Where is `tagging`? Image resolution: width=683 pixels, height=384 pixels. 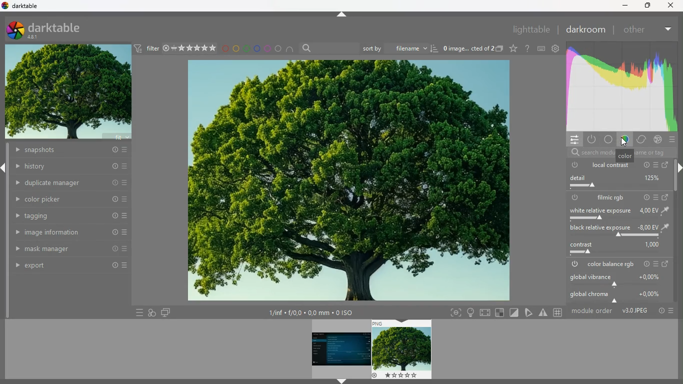
tagging is located at coordinates (71, 216).